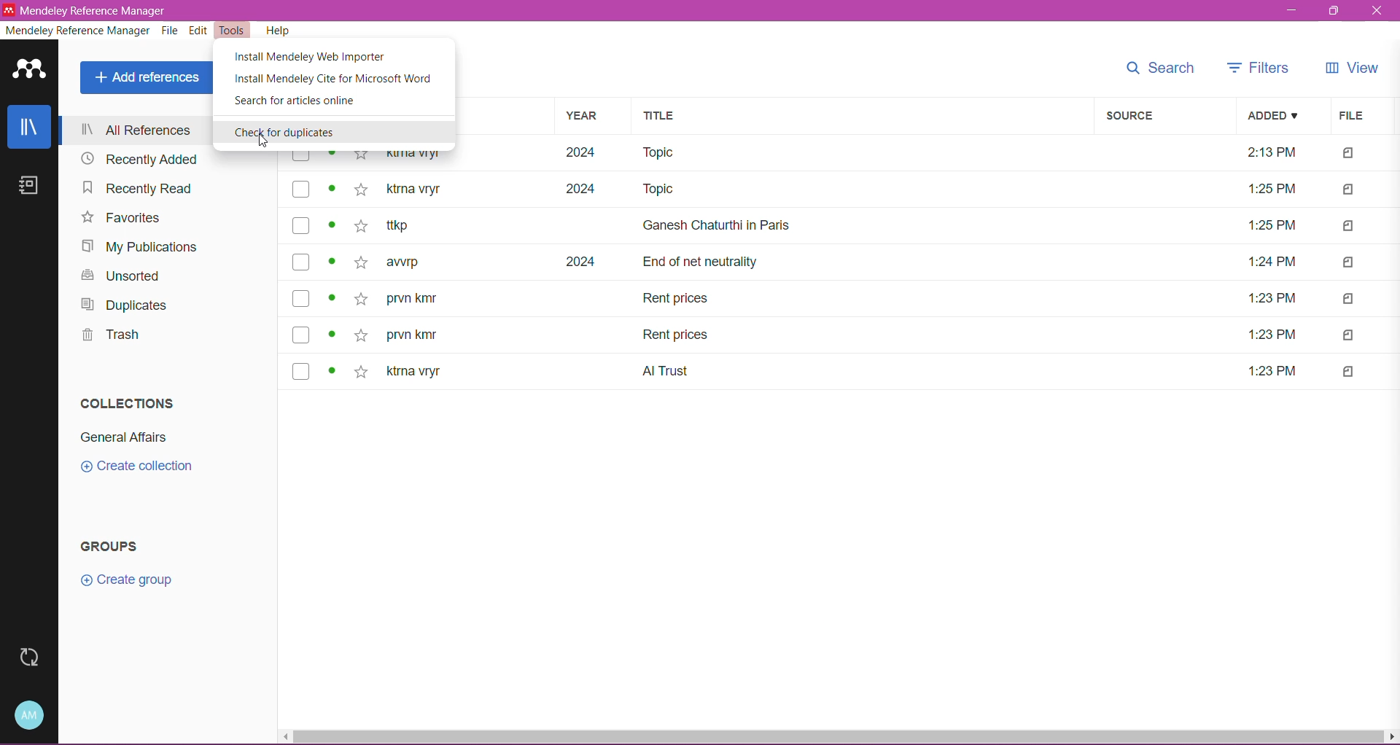 The image size is (1400, 745). I want to click on favourite, so click(362, 335).